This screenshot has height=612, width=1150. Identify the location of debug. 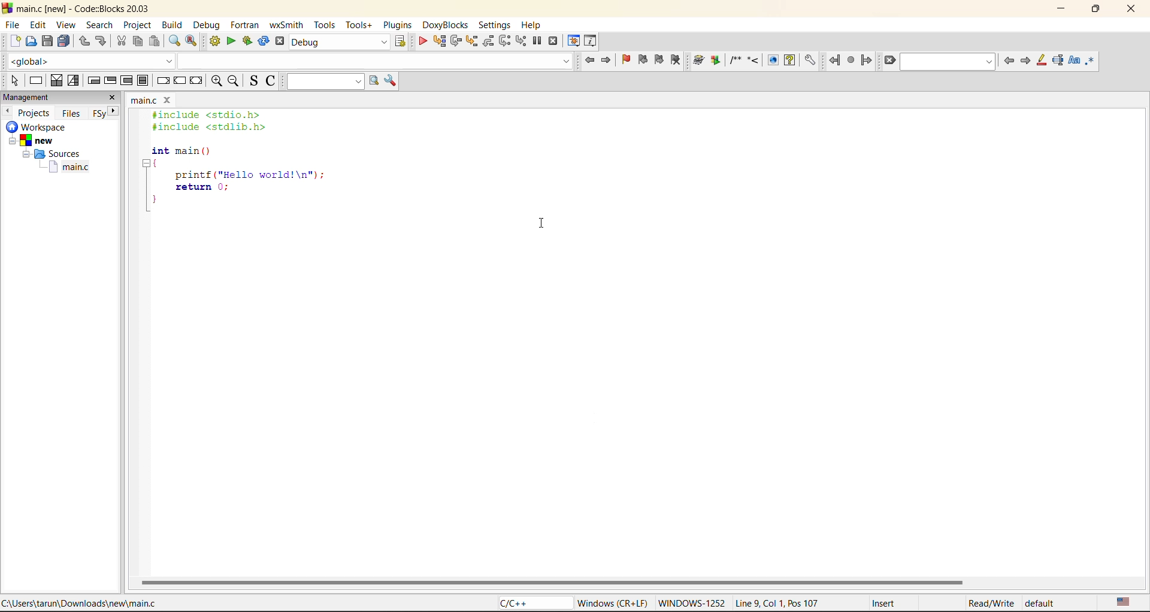
(421, 41).